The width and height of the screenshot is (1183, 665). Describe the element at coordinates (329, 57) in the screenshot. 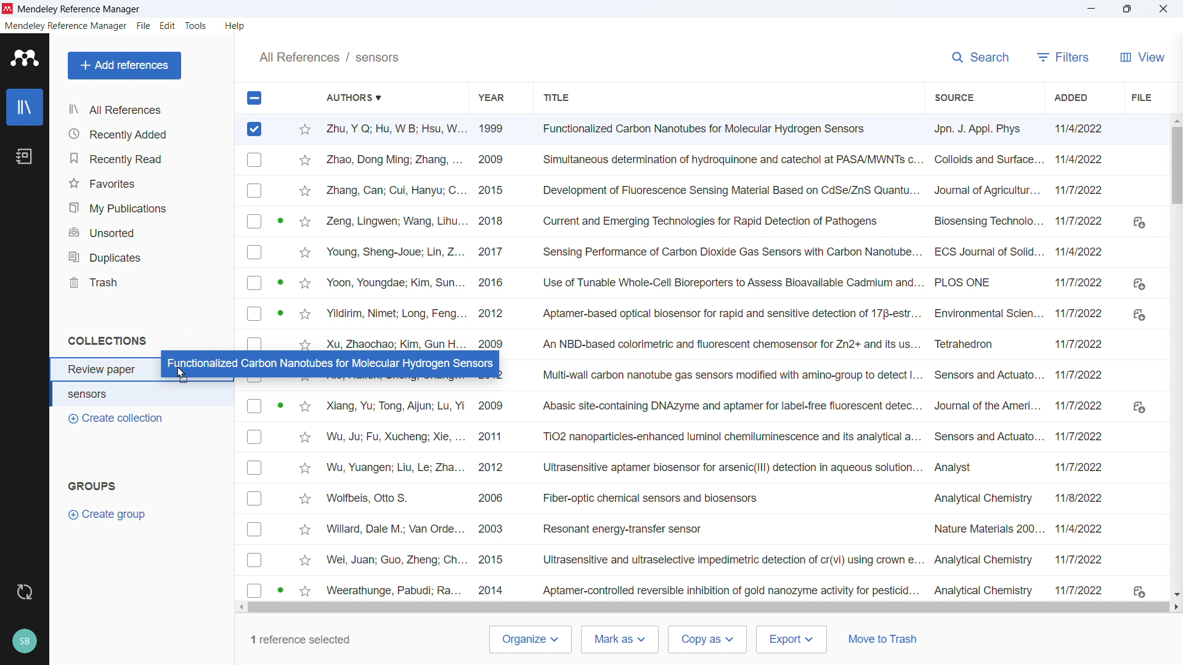

I see `All references/ Sensors ` at that location.